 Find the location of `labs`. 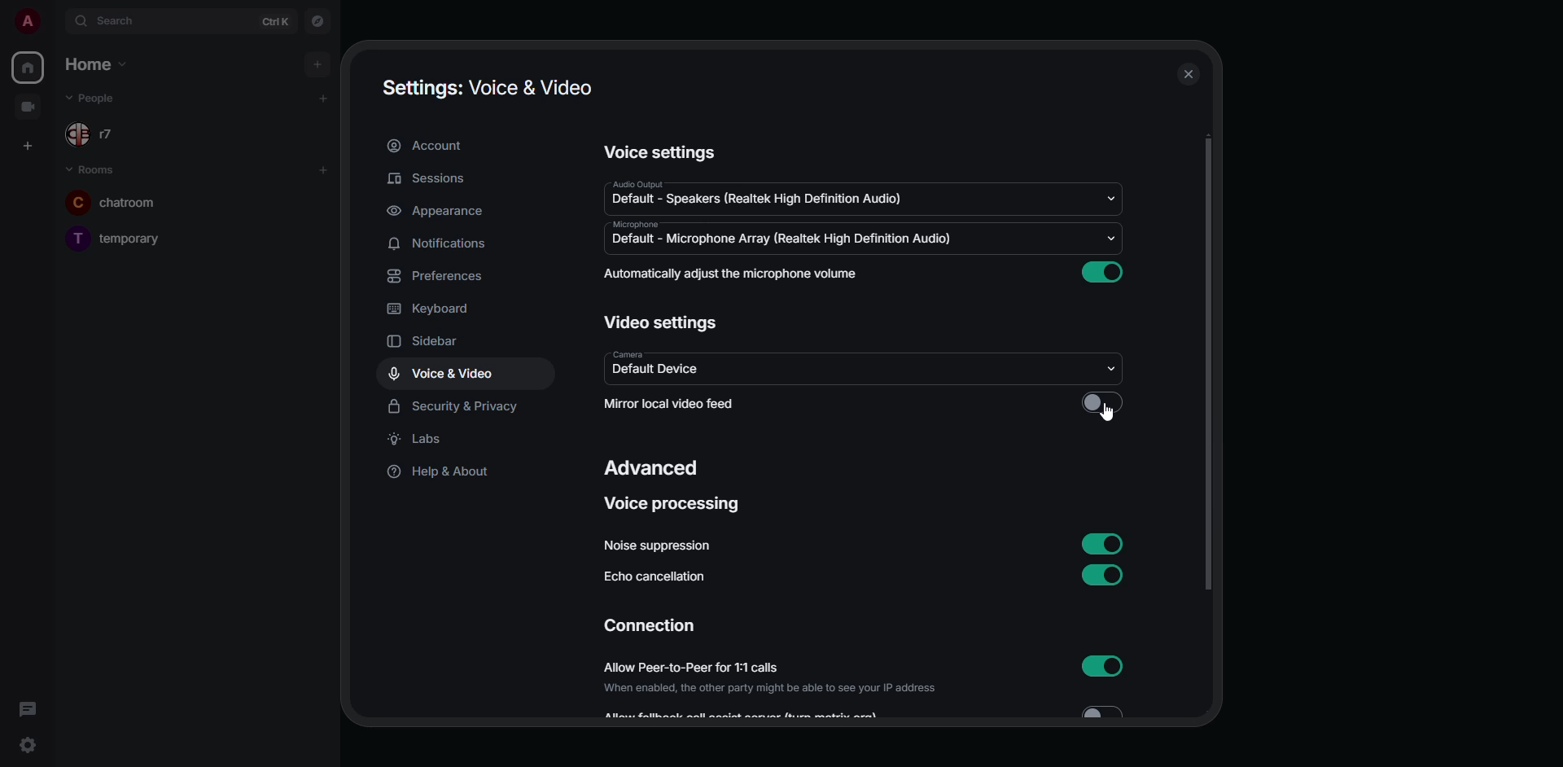

labs is located at coordinates (423, 440).